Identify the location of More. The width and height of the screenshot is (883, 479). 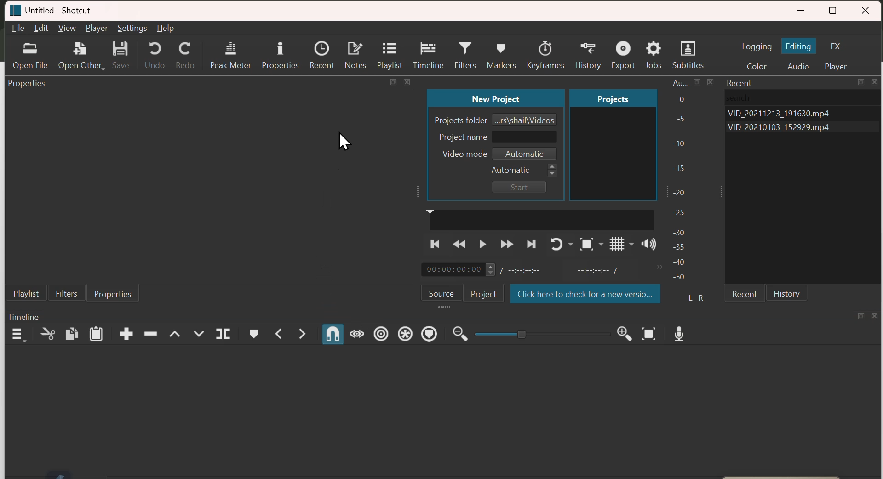
(659, 268).